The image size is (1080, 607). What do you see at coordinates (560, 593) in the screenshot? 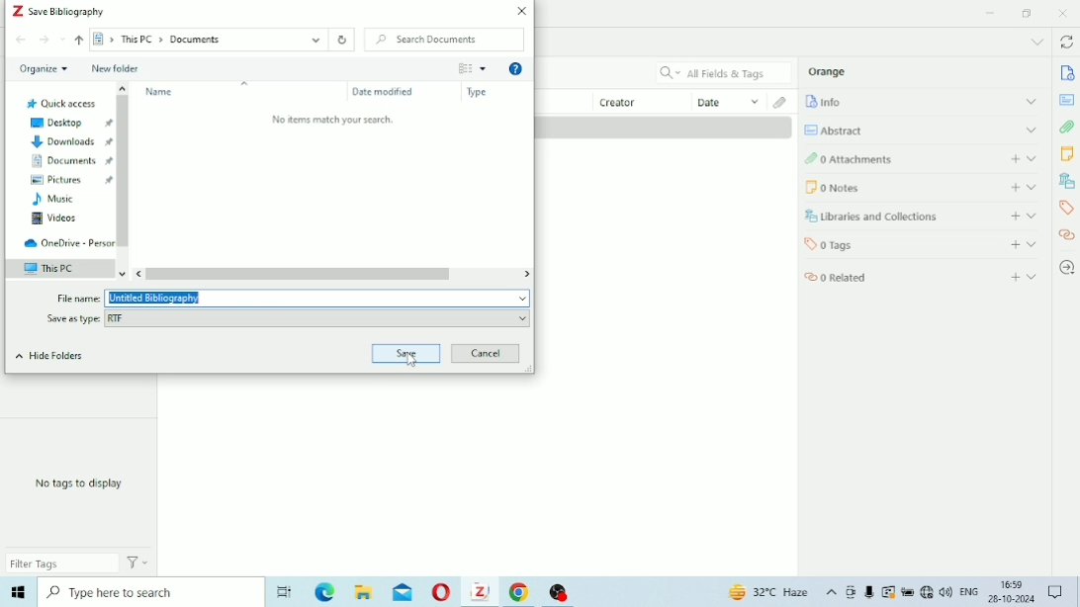
I see `OBS Studio` at bounding box center [560, 593].